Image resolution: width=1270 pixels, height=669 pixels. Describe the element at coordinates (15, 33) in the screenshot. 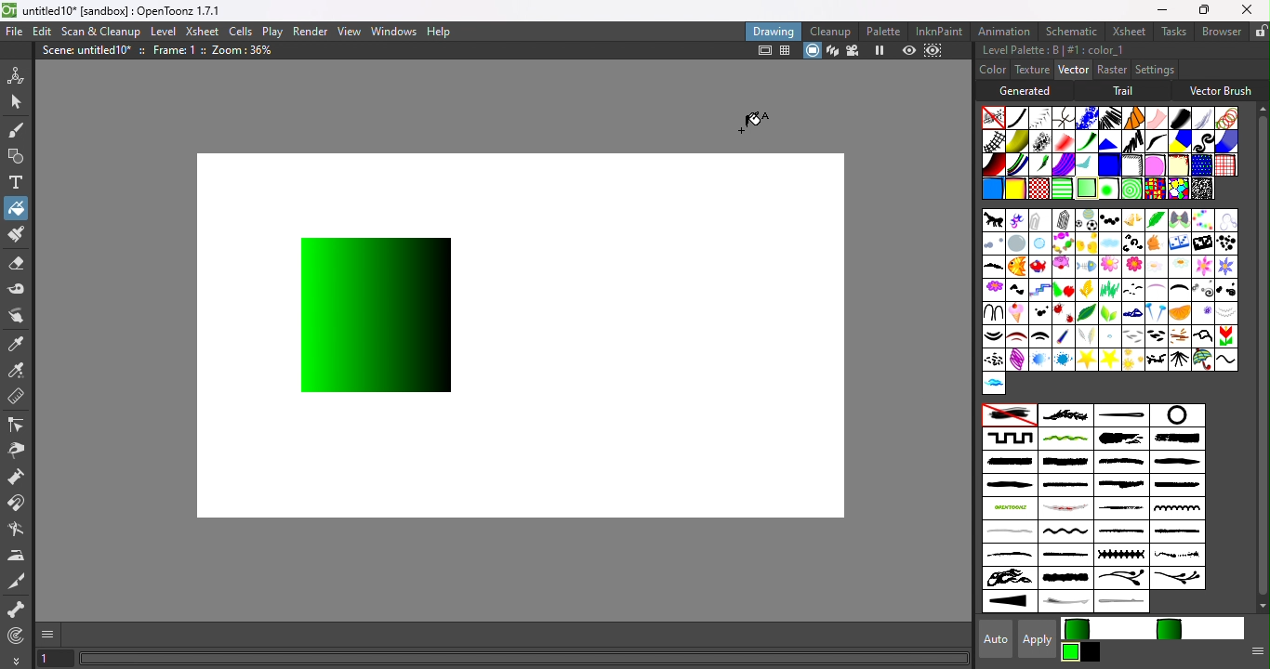

I see `File` at that location.